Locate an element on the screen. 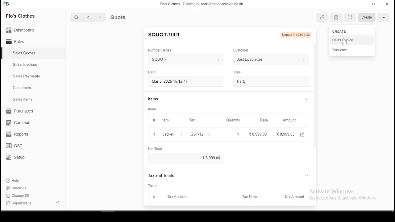 Image resolution: width=395 pixels, height=222 pixels. 8,999.00 is located at coordinates (187, 158).